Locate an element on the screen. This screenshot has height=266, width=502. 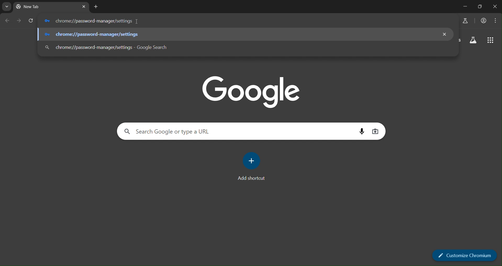
close tab is located at coordinates (84, 7).